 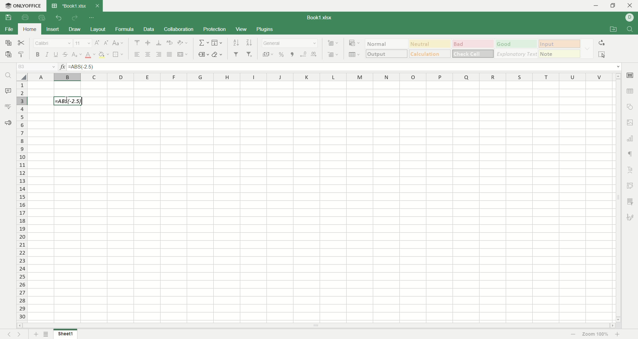 What do you see at coordinates (55, 54) in the screenshot?
I see `underline` at bounding box center [55, 54].